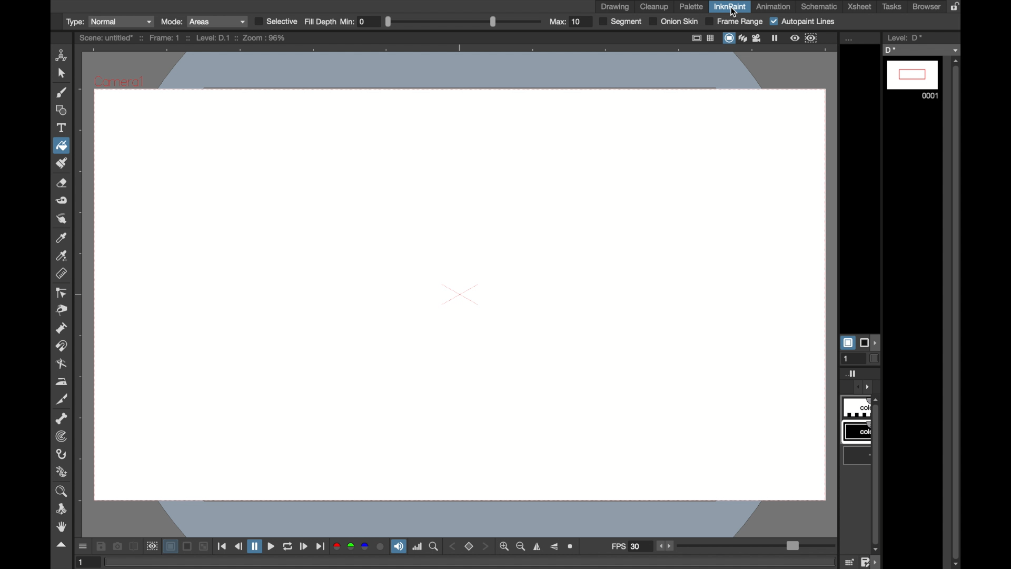 Image resolution: width=1011 pixels, height=569 pixels. What do you see at coordinates (912, 80) in the screenshot?
I see `level` at bounding box center [912, 80].